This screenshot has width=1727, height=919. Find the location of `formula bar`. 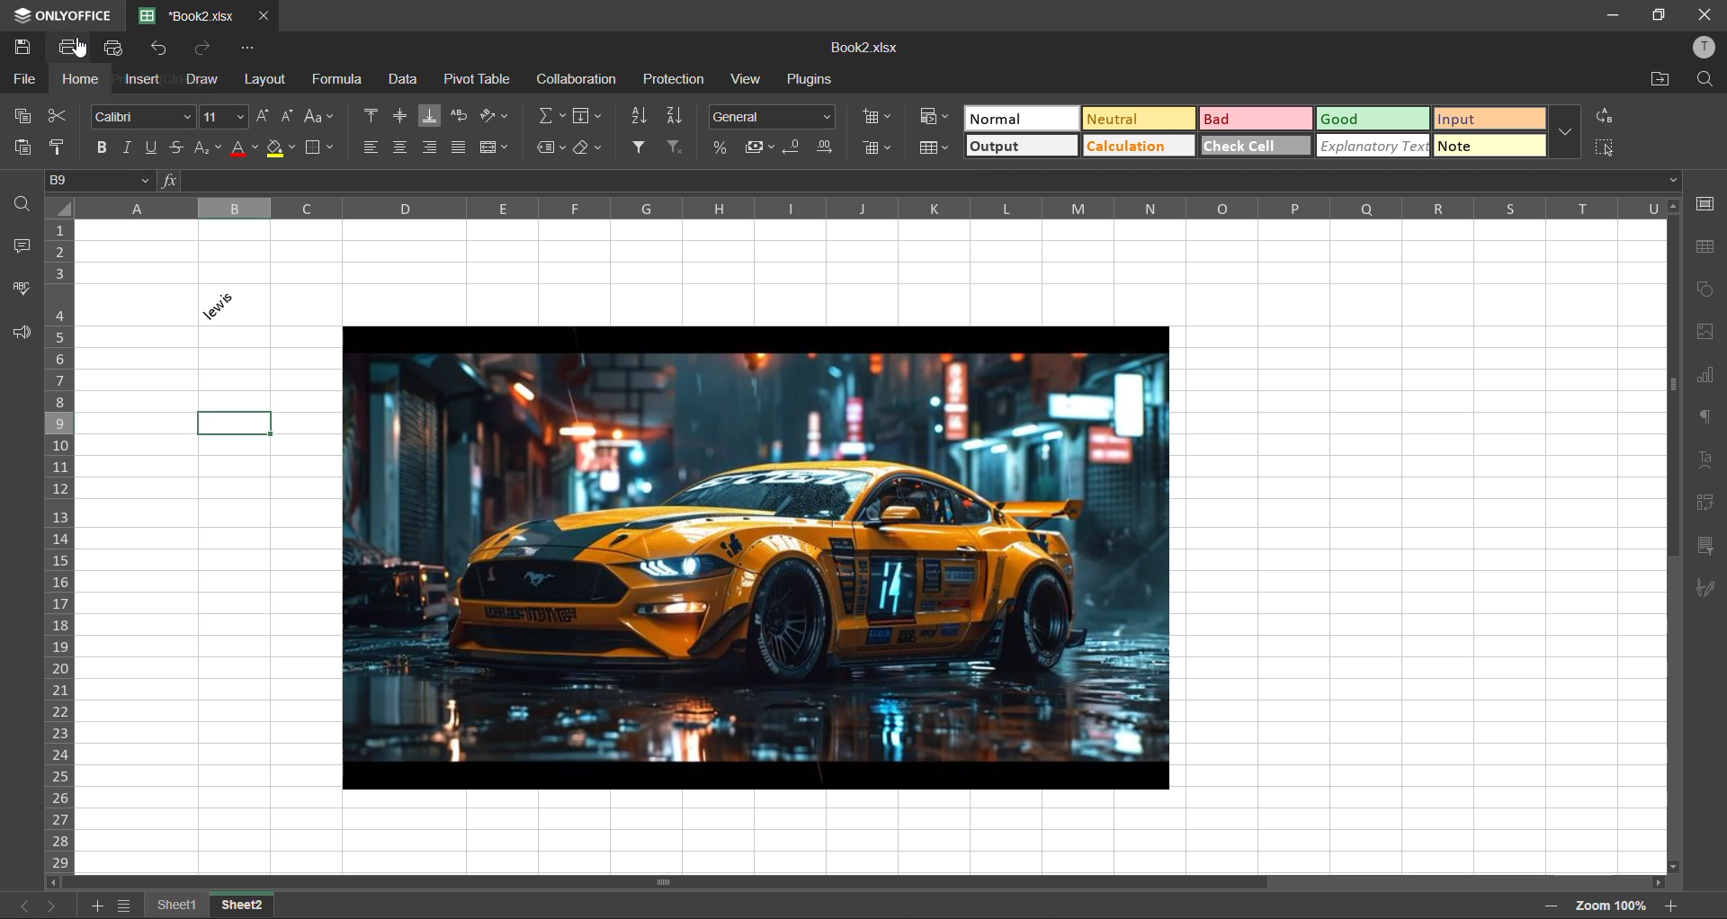

formula bar is located at coordinates (926, 182).